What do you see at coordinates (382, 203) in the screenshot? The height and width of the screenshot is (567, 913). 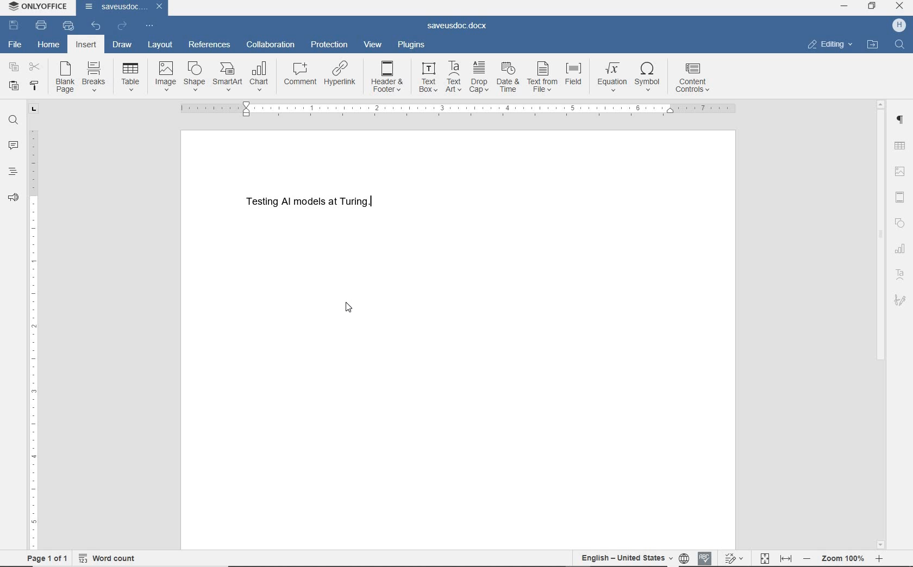 I see `Text cursor` at bounding box center [382, 203].